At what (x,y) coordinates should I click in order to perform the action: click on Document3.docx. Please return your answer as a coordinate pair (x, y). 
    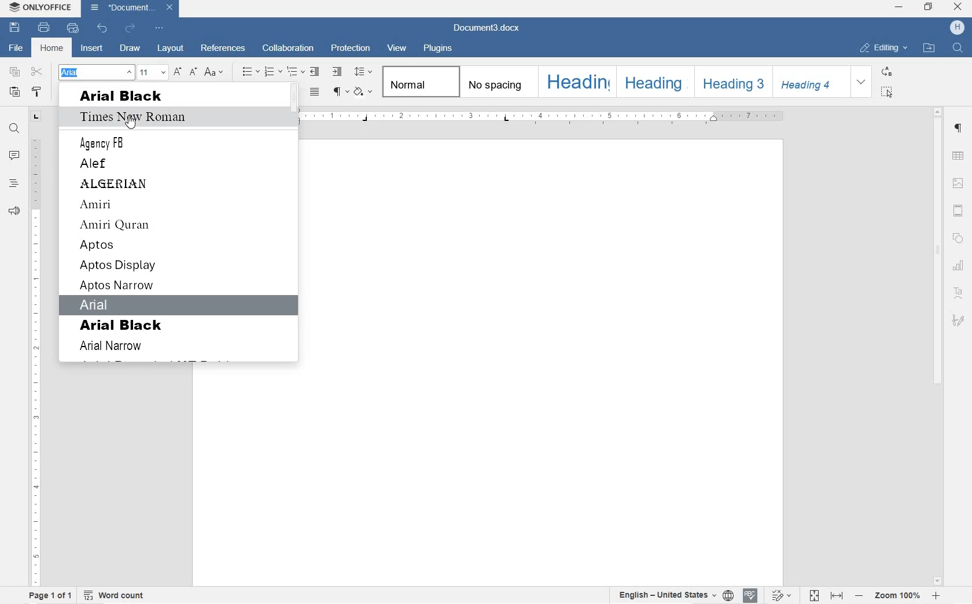
    Looking at the image, I should click on (133, 8).